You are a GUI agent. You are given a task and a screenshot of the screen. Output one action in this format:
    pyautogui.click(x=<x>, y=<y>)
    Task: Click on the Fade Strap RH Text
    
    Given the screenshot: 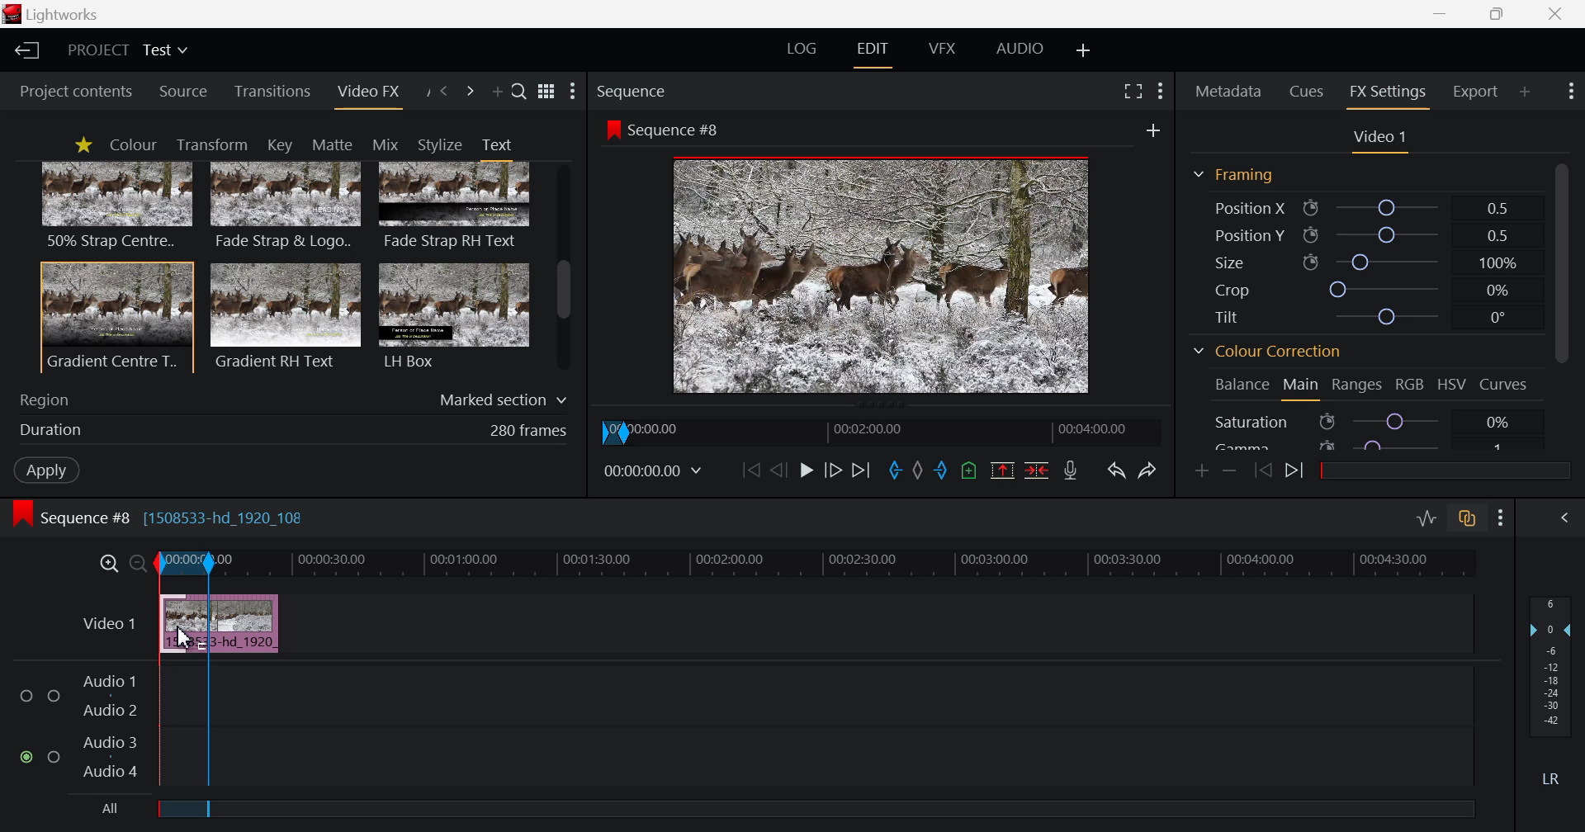 What is the action you would take?
    pyautogui.click(x=456, y=206)
    